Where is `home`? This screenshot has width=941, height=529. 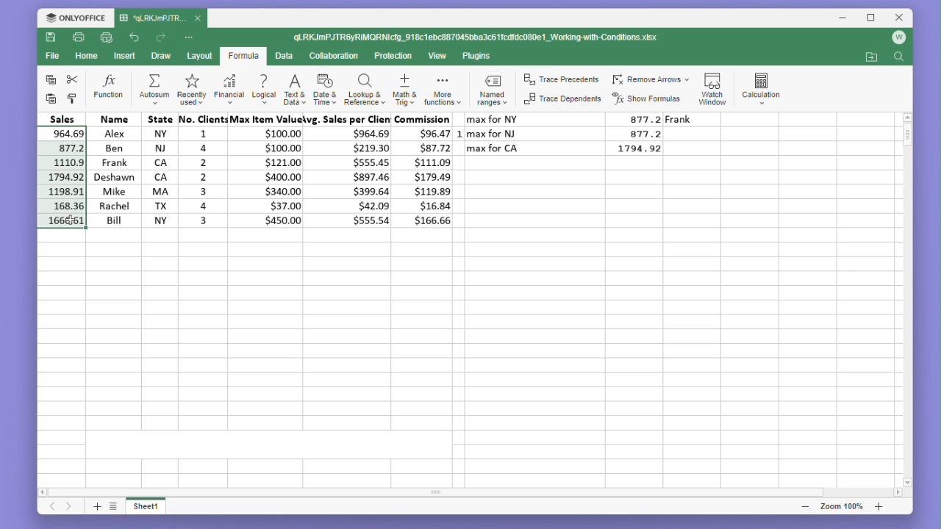
home is located at coordinates (84, 55).